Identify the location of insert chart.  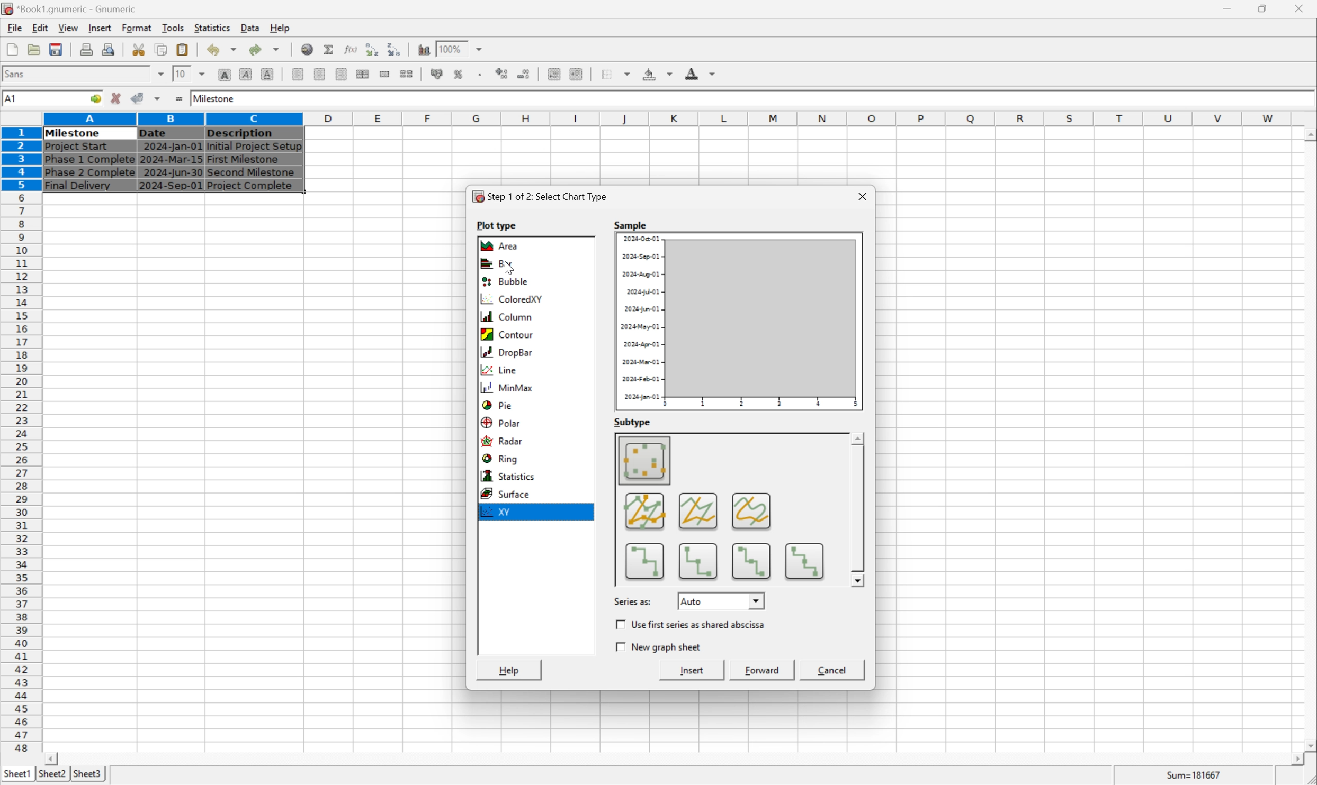
(423, 48).